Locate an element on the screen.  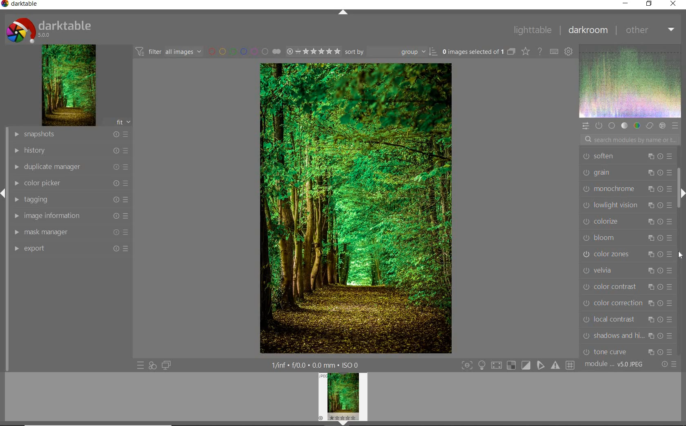
MINIMIZE is located at coordinates (626, 3).